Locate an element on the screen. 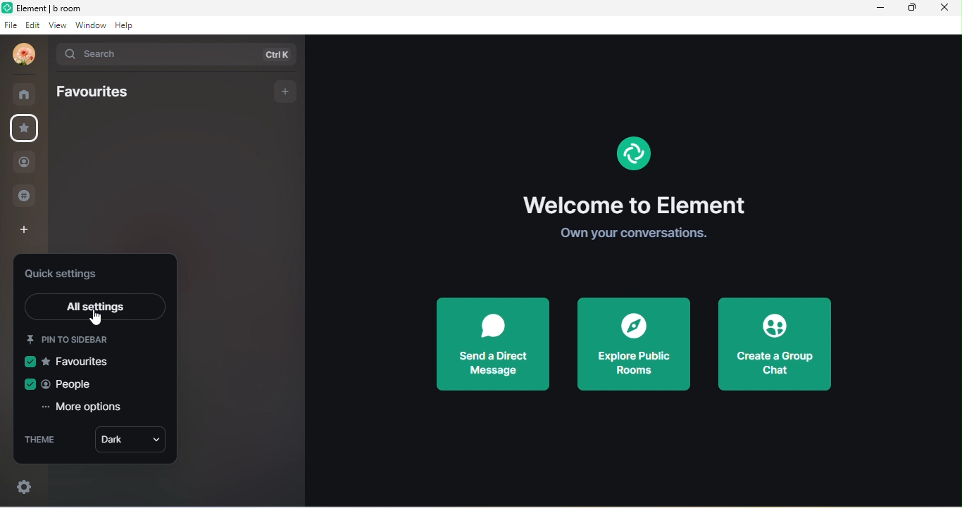 This screenshot has width=962, height=508. edit is located at coordinates (33, 25).